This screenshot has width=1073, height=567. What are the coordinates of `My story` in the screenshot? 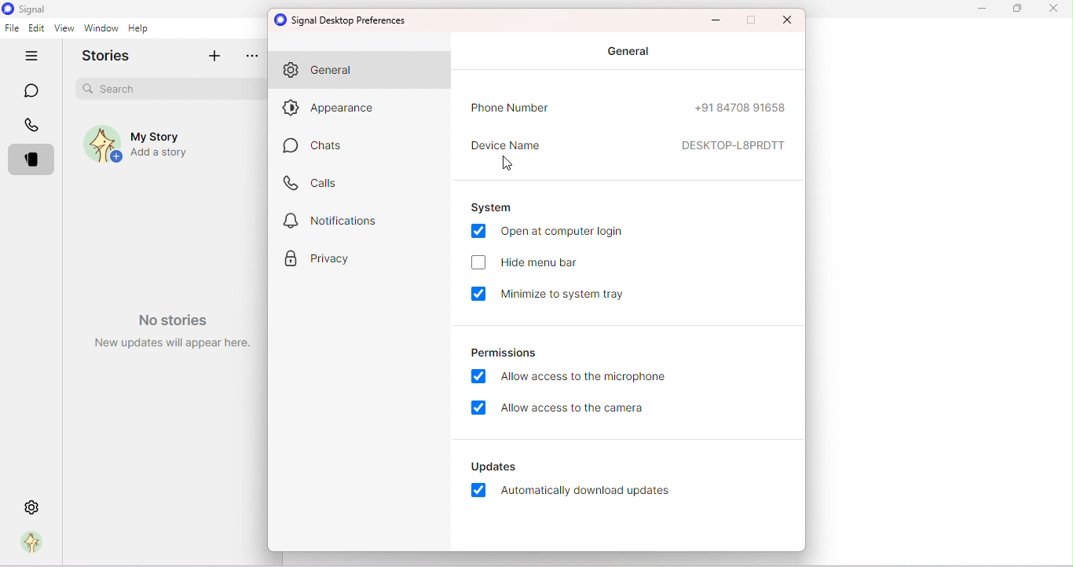 It's located at (143, 146).